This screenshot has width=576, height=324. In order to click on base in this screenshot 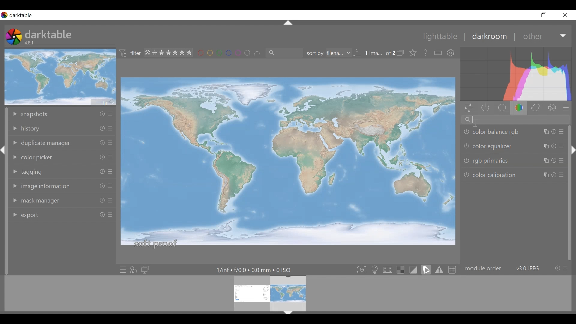, I will do `click(503, 108)`.